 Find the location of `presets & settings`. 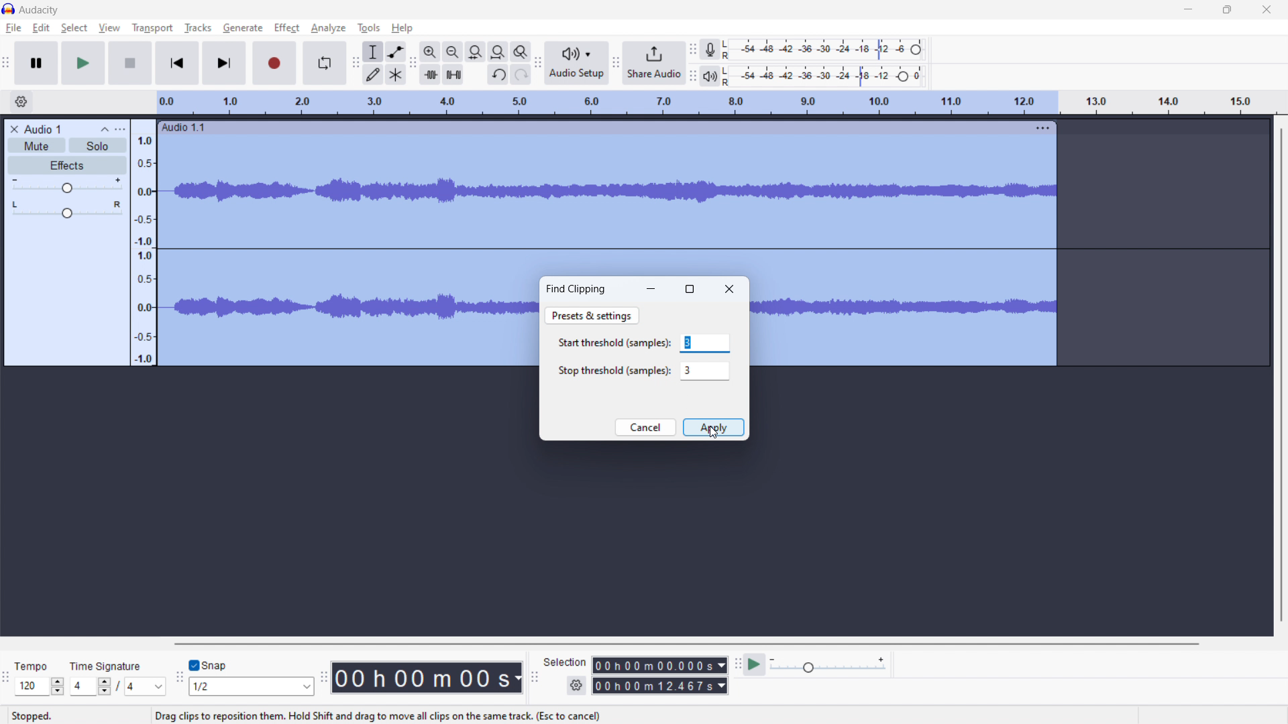

presets & settings is located at coordinates (593, 315).